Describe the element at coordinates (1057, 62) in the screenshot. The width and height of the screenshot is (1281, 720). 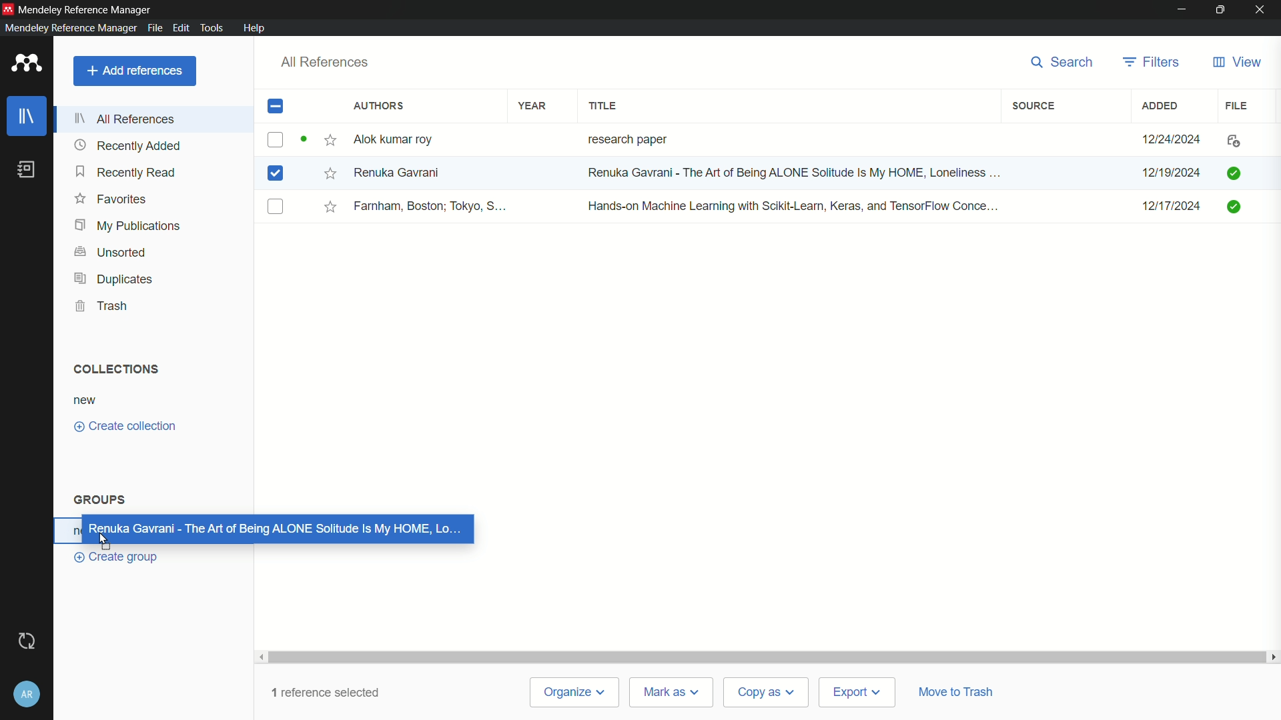
I see `search` at that location.